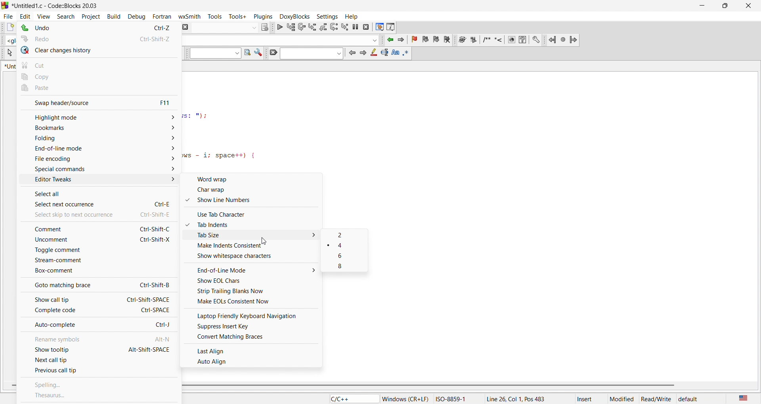  Describe the element at coordinates (112, 16) in the screenshot. I see `build` at that location.